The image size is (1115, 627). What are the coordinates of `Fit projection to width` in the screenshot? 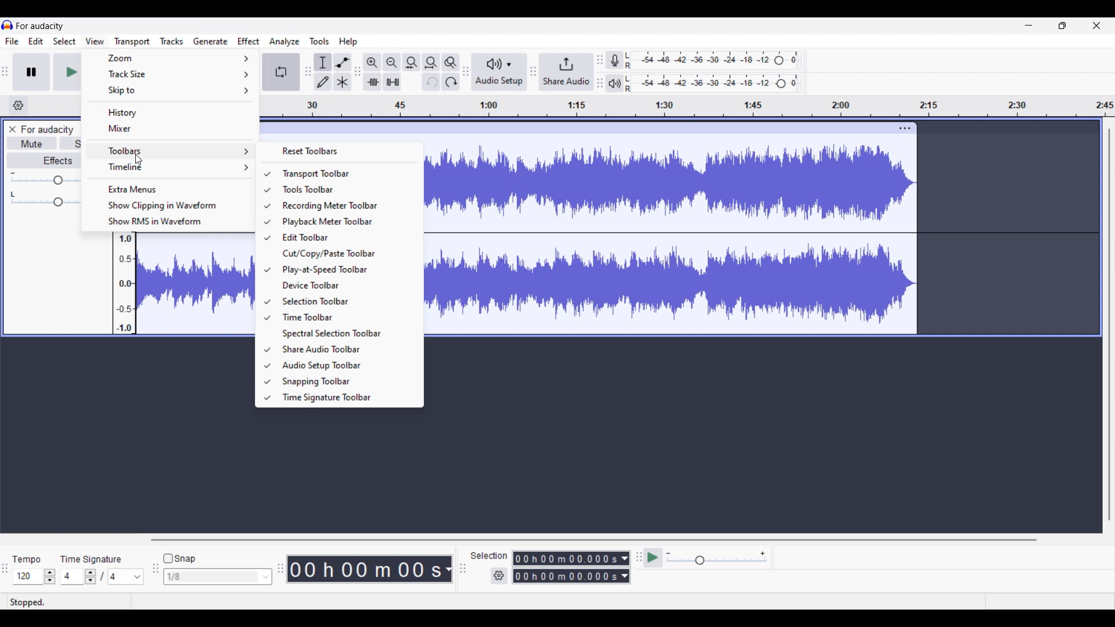 It's located at (431, 62).